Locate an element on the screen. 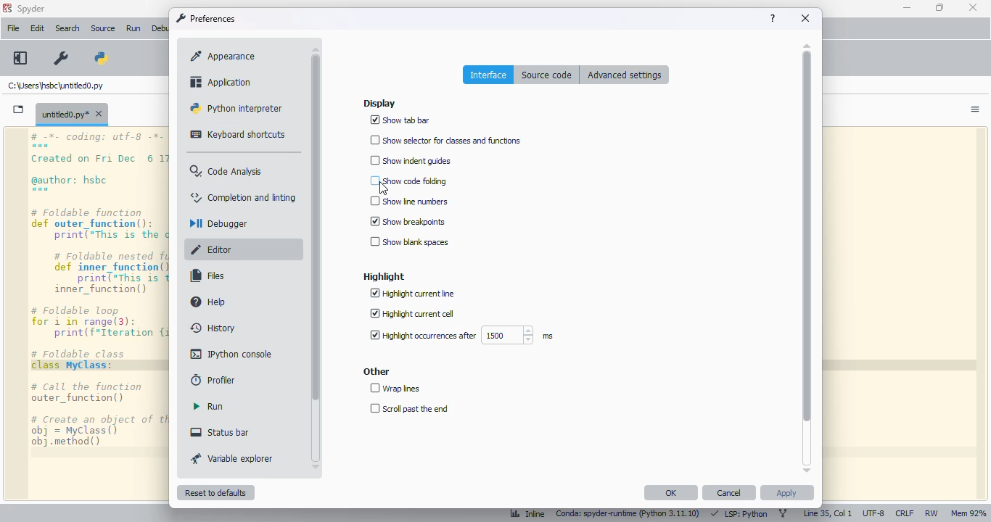 The image size is (991, 522). search is located at coordinates (67, 28).